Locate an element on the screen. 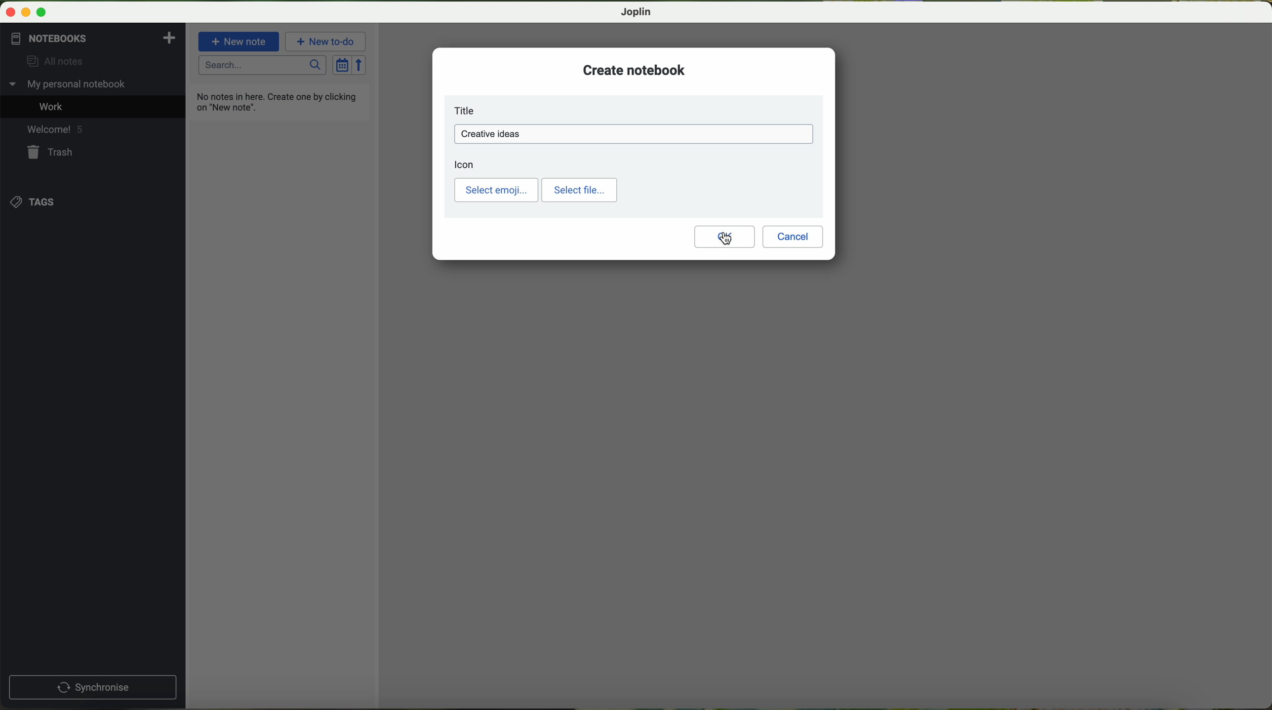 This screenshot has height=710, width=1272. add notebooks is located at coordinates (168, 37).